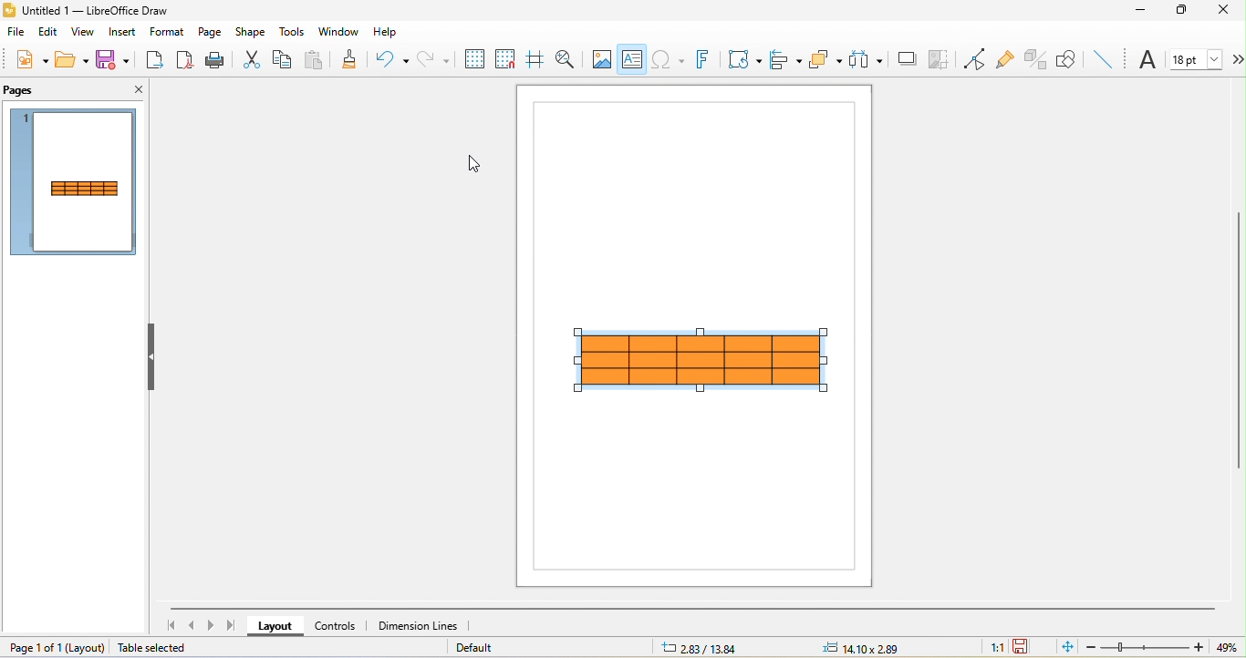 The height and width of the screenshot is (658, 1246). Describe the element at coordinates (112, 59) in the screenshot. I see `save` at that location.